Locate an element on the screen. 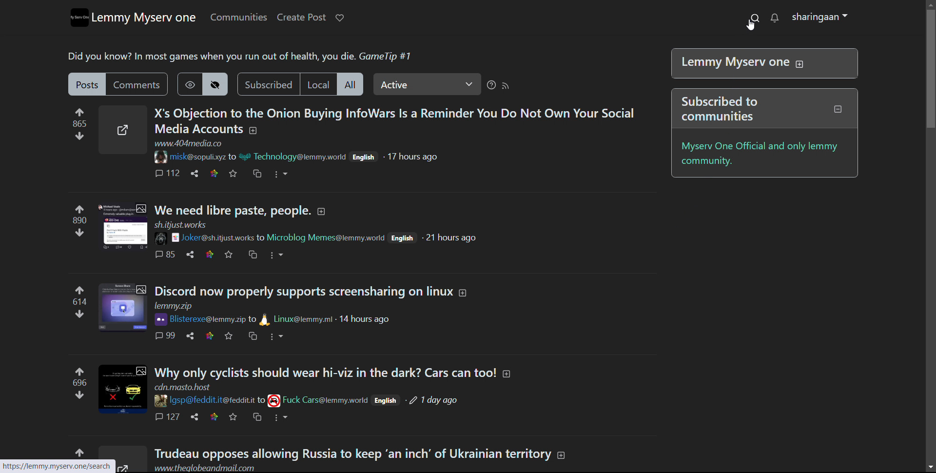 The width and height of the screenshot is (936, 473). favorite is located at coordinates (233, 417).